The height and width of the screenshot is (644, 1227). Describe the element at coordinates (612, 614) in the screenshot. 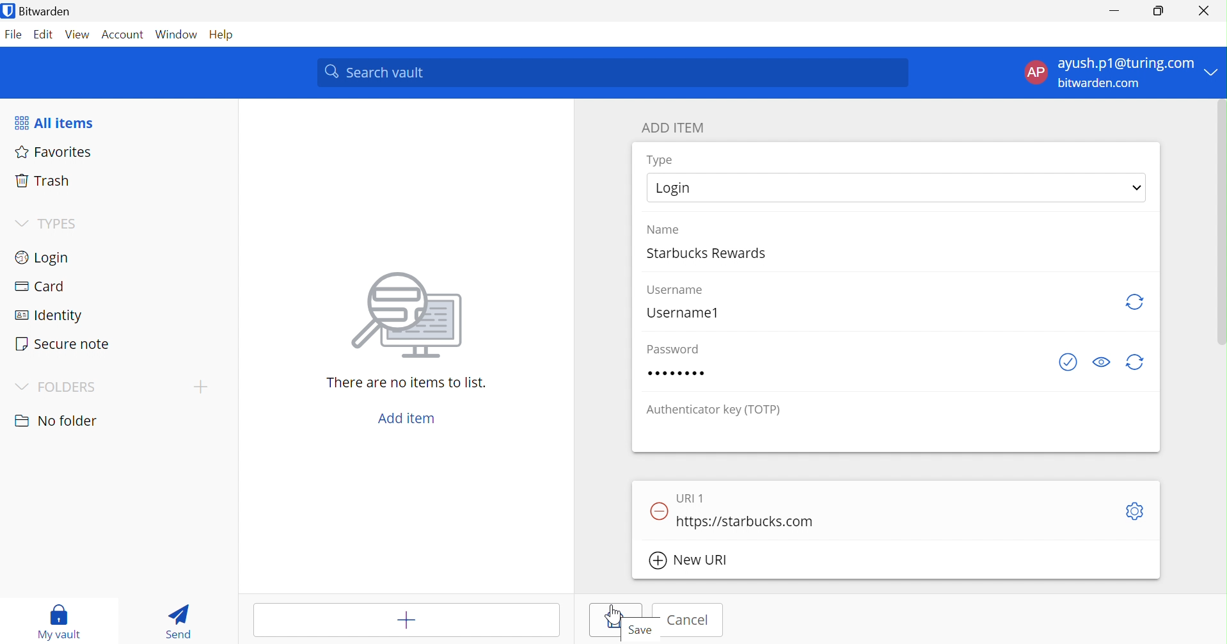

I see `Cursor` at that location.